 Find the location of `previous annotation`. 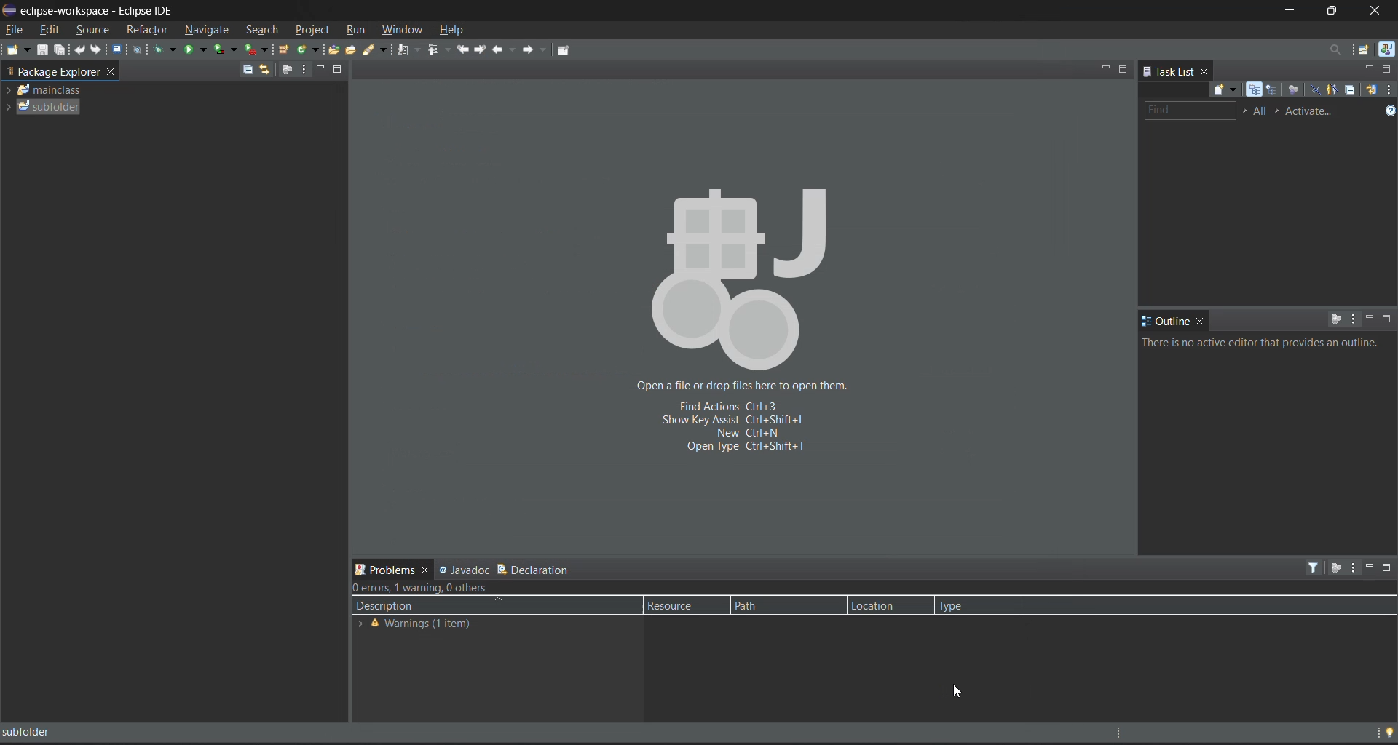

previous annotation is located at coordinates (440, 49).